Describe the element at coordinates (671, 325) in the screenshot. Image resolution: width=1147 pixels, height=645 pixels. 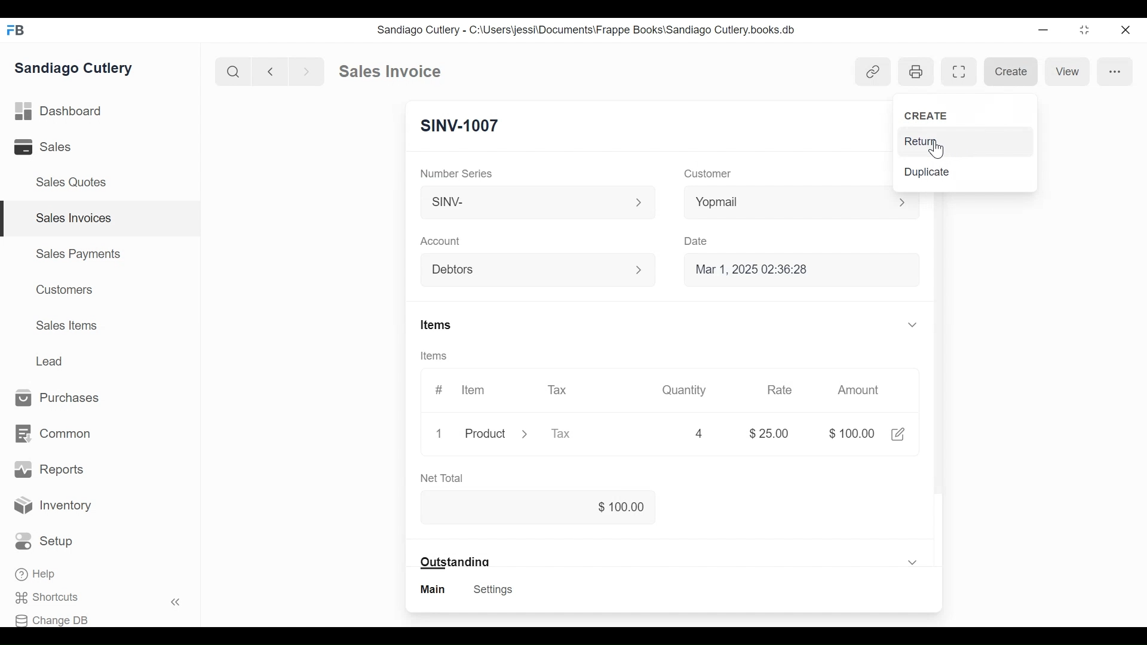
I see `Items` at that location.